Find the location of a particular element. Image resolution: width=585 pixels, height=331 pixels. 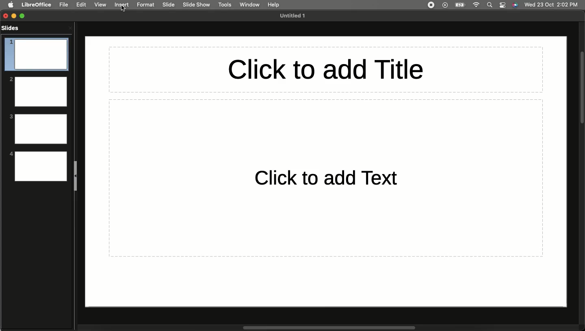

Apple logo is located at coordinates (11, 5).